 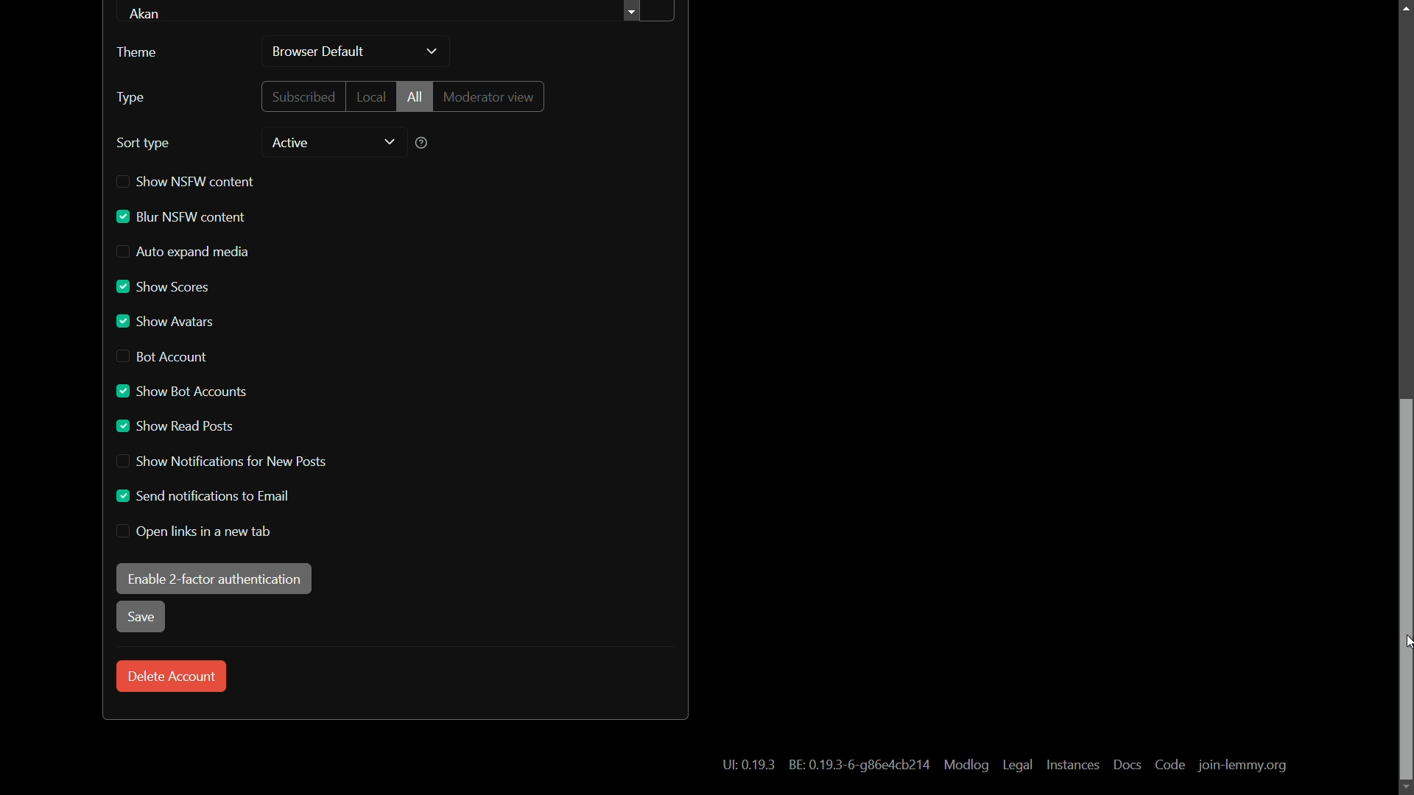 What do you see at coordinates (1405, 646) in the screenshot?
I see `cursor` at bounding box center [1405, 646].